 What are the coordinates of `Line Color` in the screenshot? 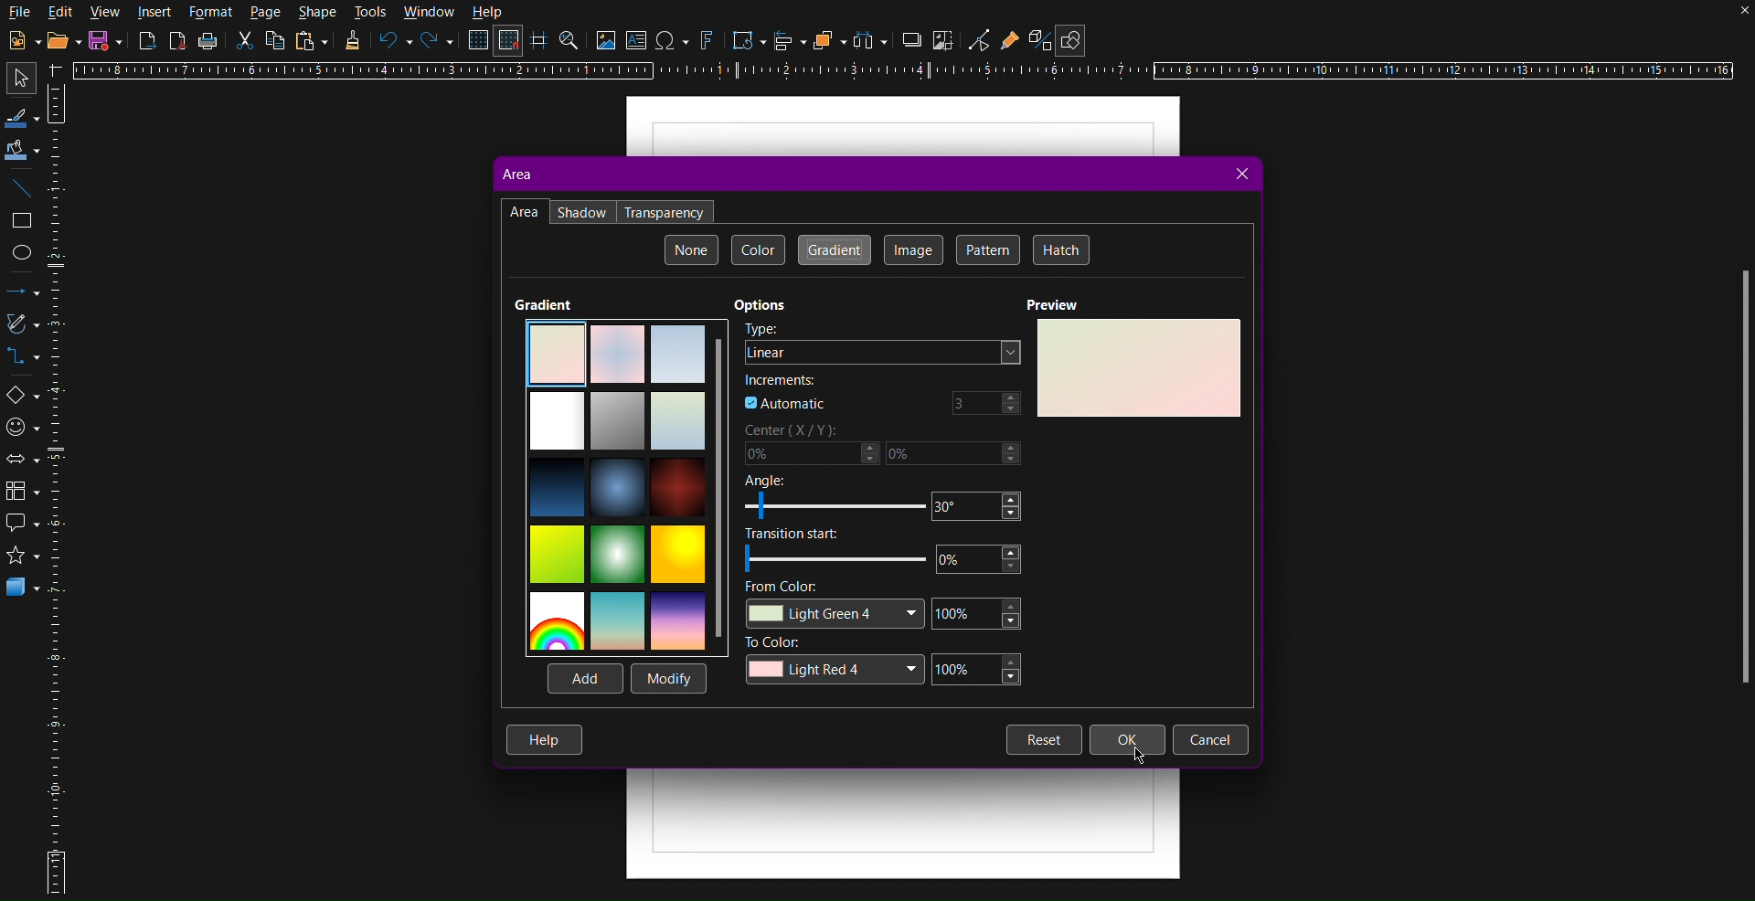 It's located at (21, 116).